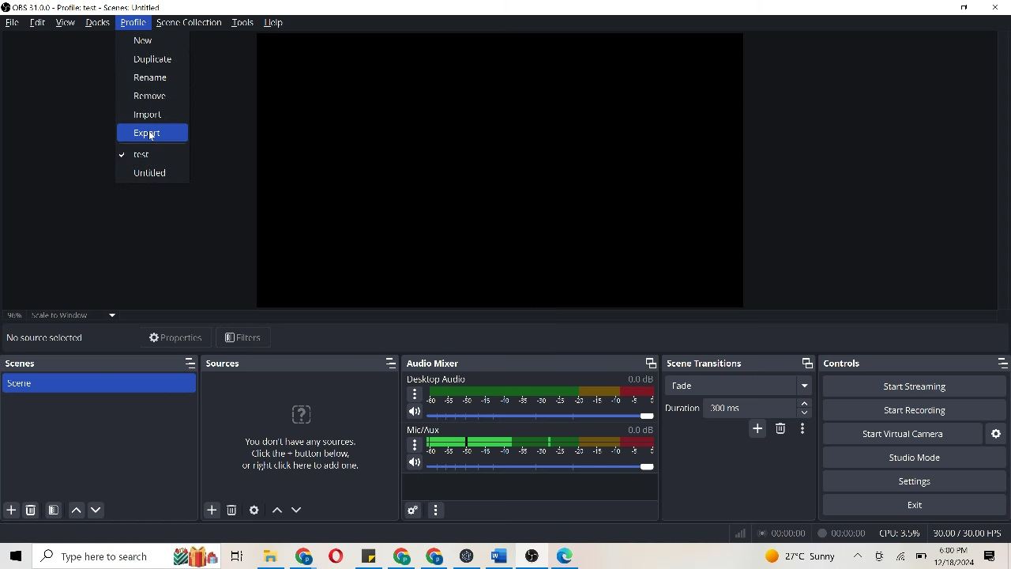 This screenshot has height=569, width=1011. What do you see at coordinates (16, 556) in the screenshot?
I see `window icon` at bounding box center [16, 556].